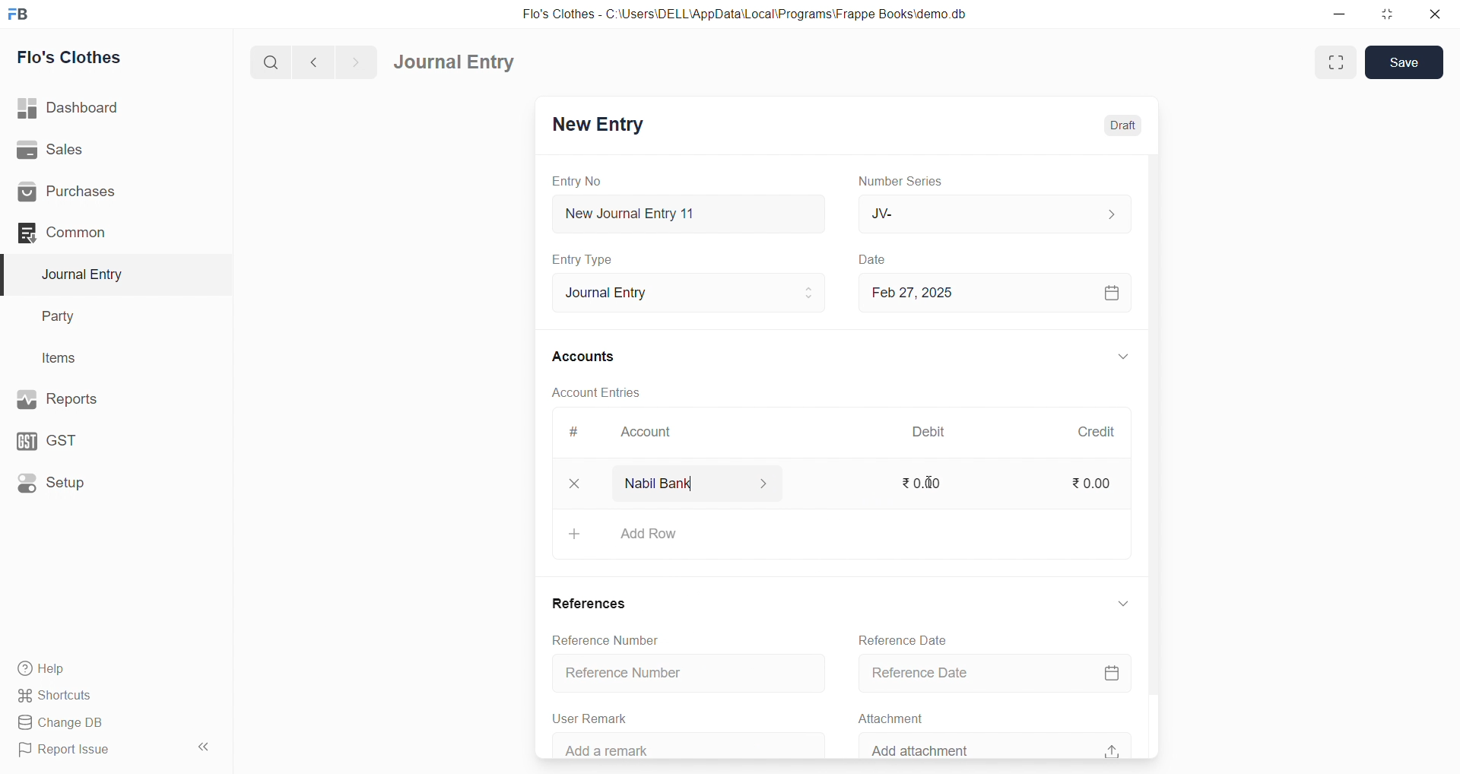  I want to click on Party, so click(68, 315).